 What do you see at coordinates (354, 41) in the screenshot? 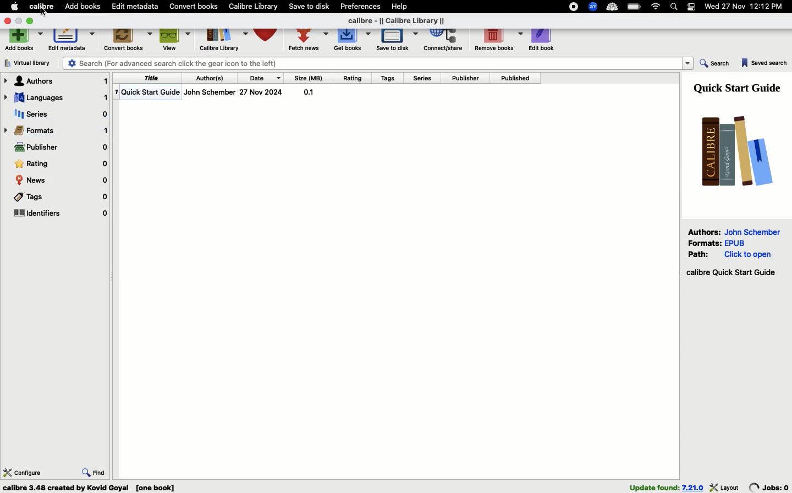
I see `Get books` at bounding box center [354, 41].